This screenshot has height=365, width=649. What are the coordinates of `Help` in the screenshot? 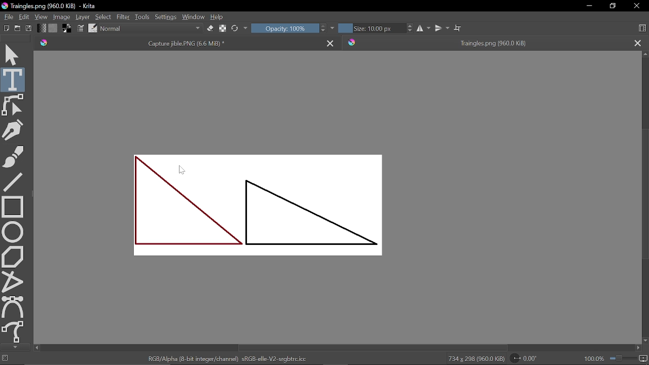 It's located at (218, 18).